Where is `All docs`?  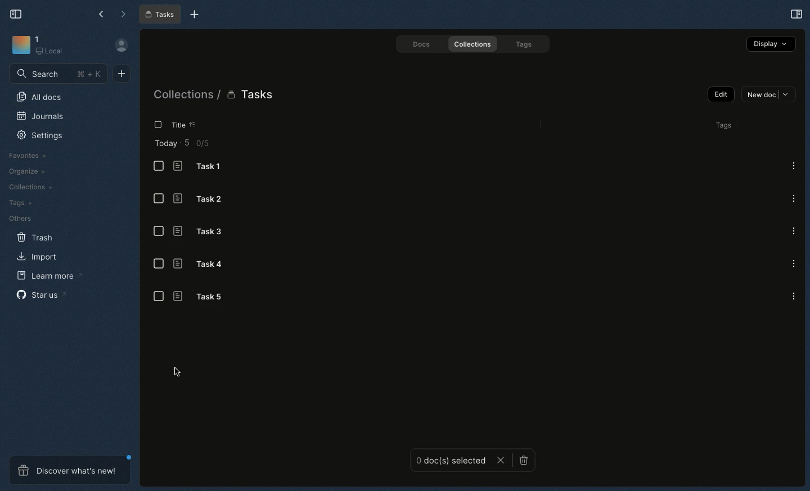 All docs is located at coordinates (41, 97).